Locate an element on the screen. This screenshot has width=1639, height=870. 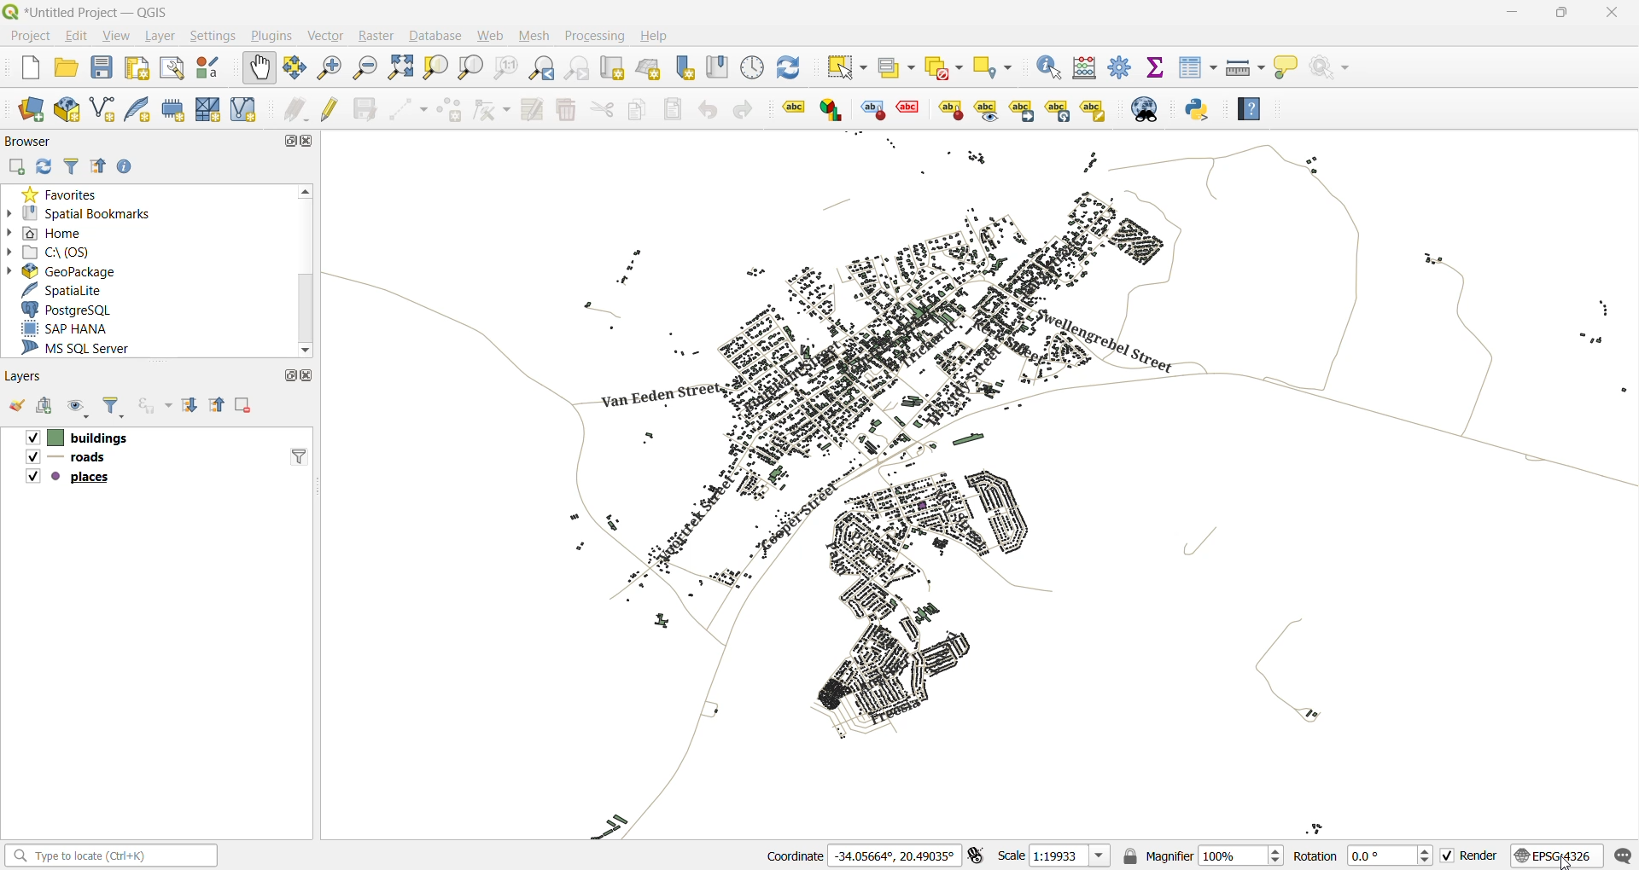
control panel is located at coordinates (756, 70).